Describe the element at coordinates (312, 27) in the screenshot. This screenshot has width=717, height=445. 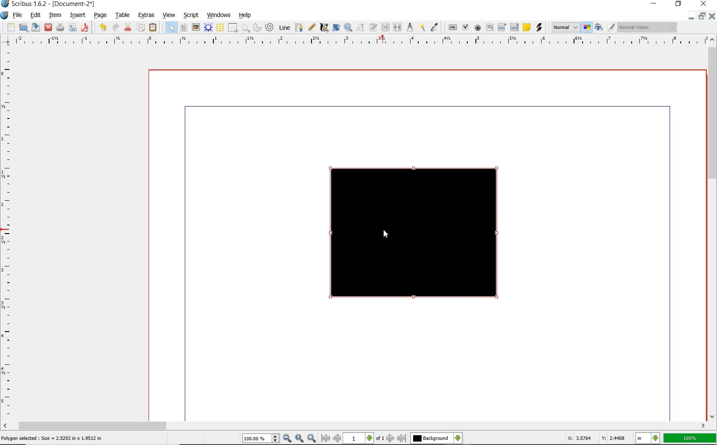
I see `free hand line` at that location.